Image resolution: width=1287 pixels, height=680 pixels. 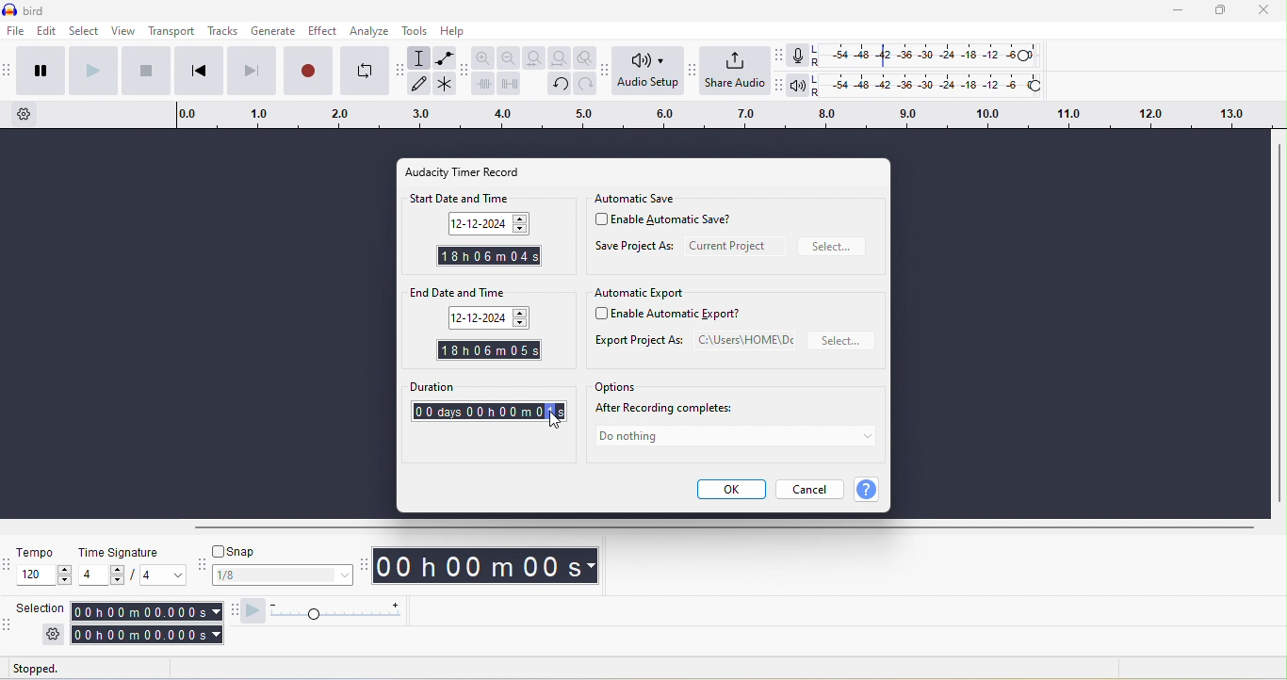 I want to click on audacity edit toolbar, so click(x=465, y=72).